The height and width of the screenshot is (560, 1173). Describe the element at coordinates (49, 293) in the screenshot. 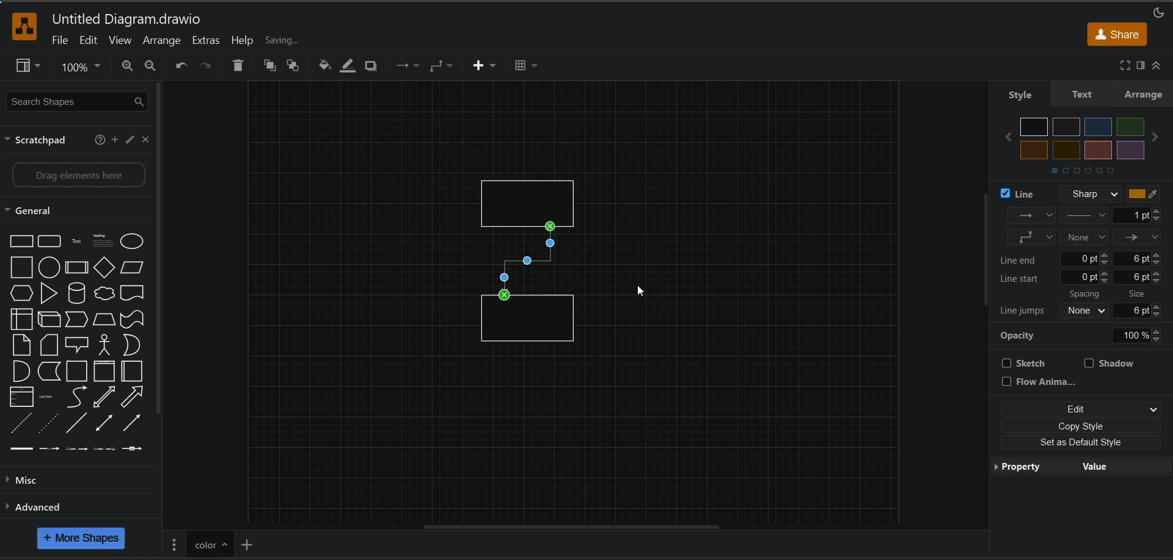

I see `Triangle` at that location.